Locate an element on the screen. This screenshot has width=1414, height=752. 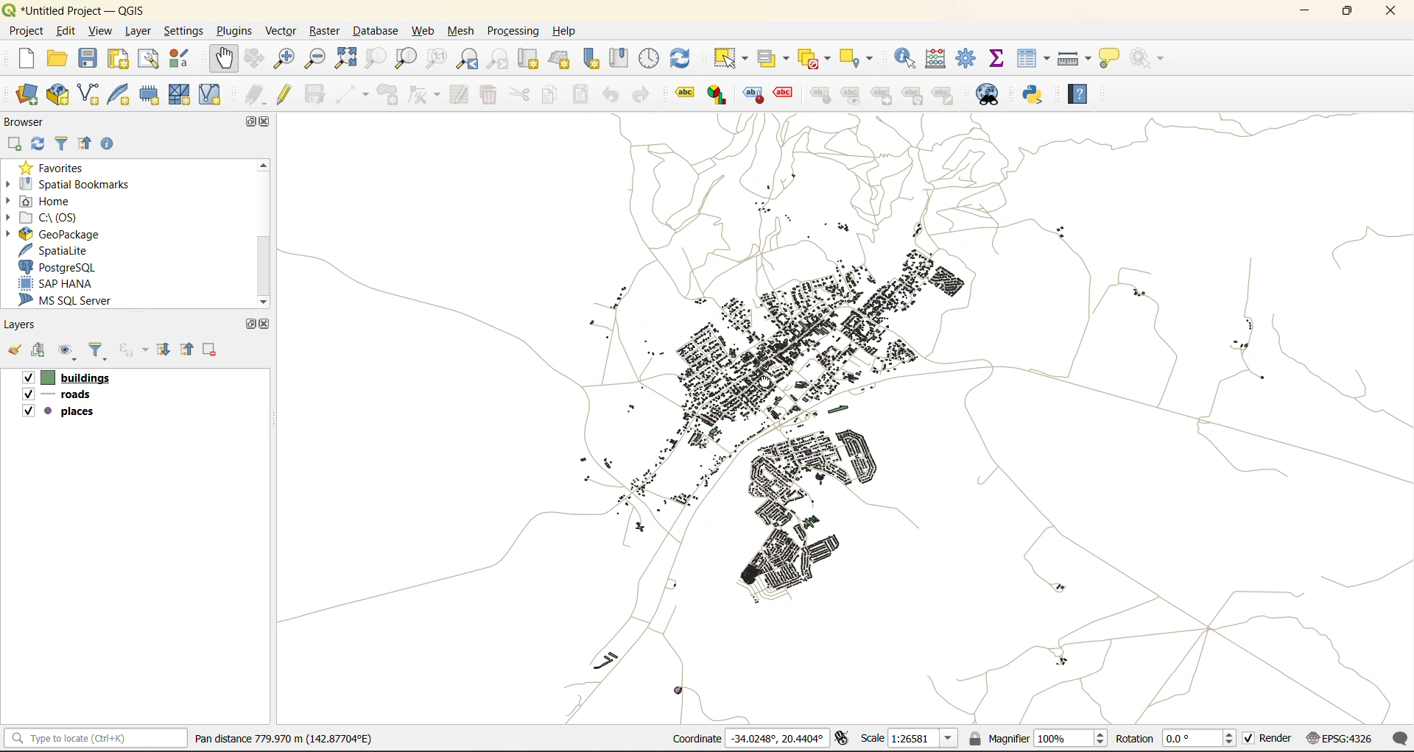
show tips is located at coordinates (1109, 59).